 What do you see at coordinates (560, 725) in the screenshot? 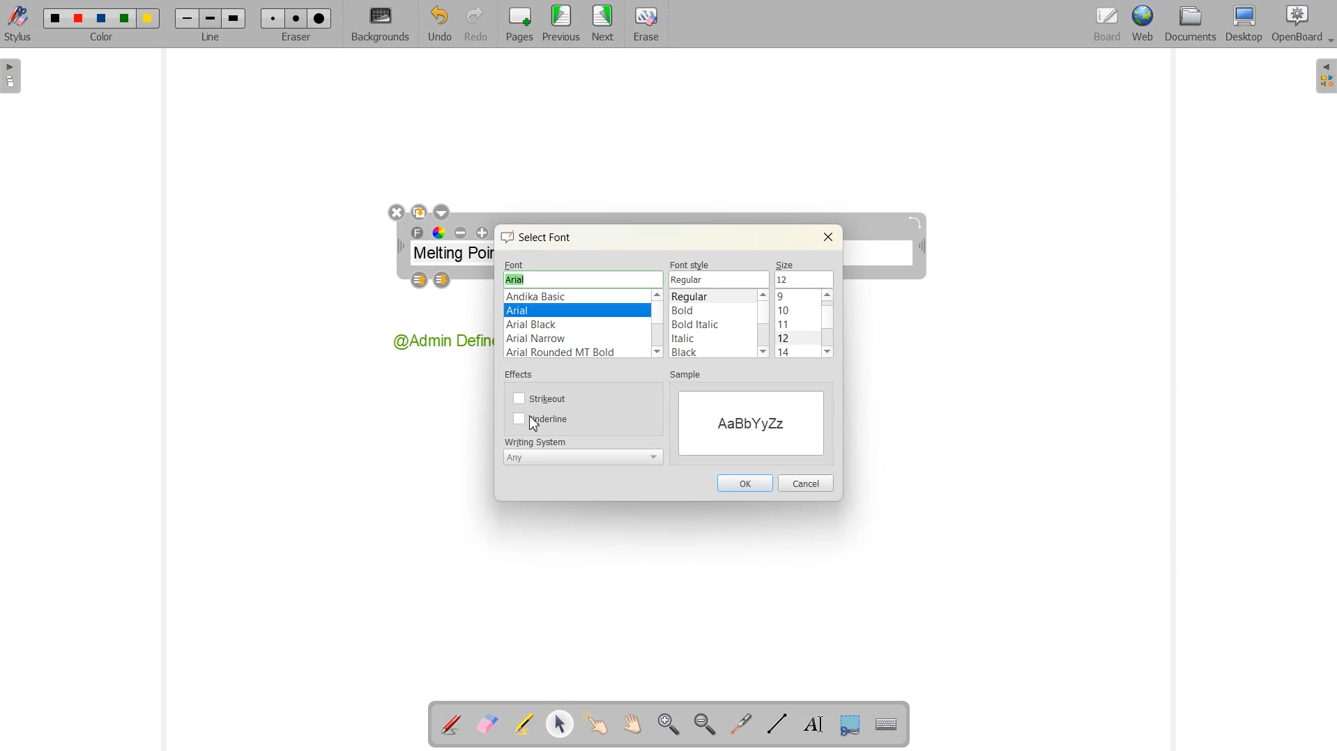
I see `Select and modify object` at bounding box center [560, 725].